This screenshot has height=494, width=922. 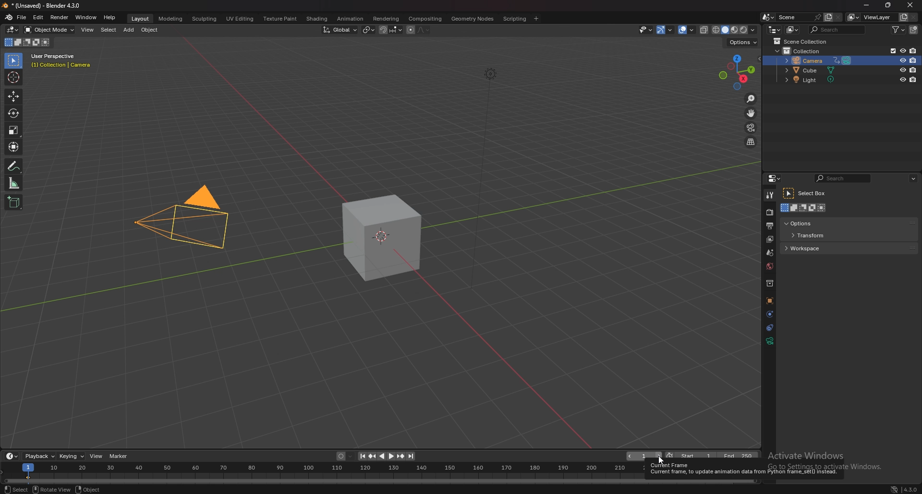 I want to click on shading, so click(x=317, y=18).